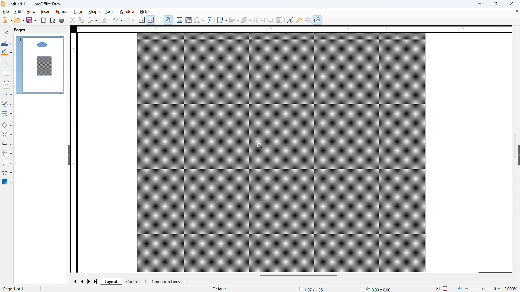 The height and width of the screenshot is (292, 520). I want to click on page , so click(79, 12).